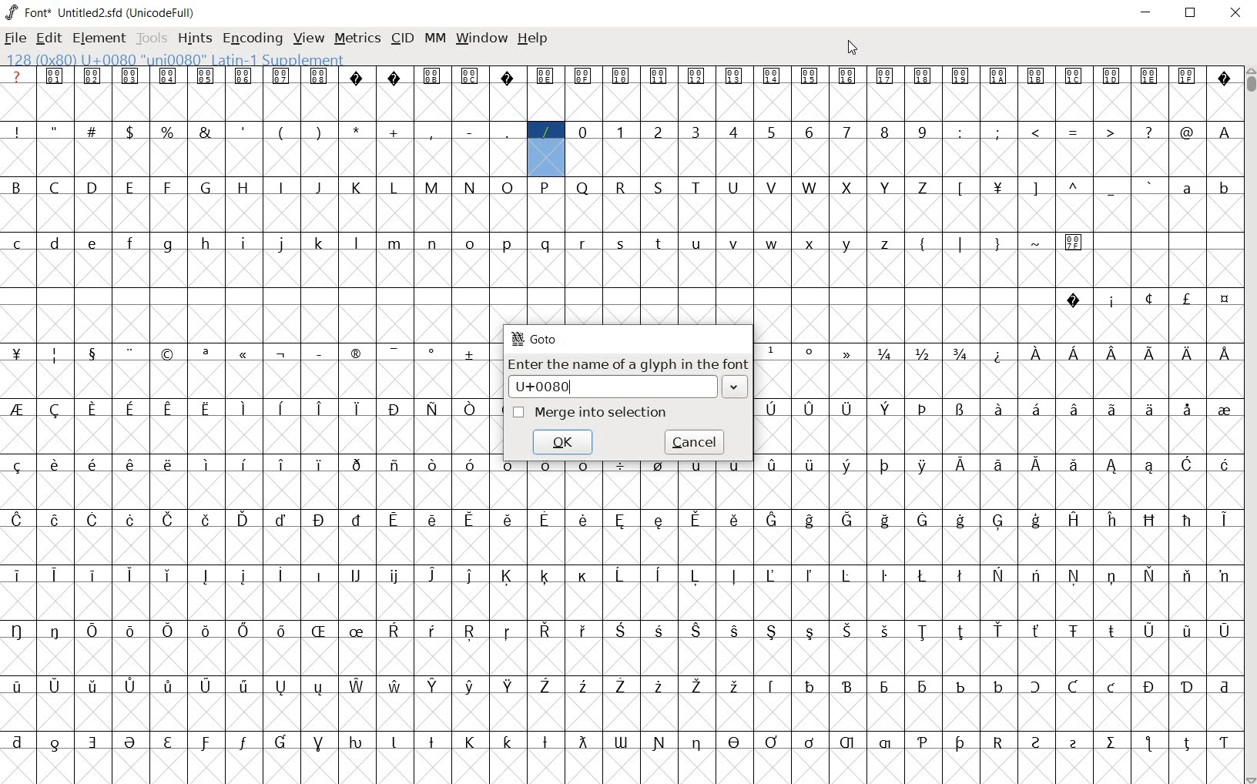  What do you see at coordinates (52, 36) in the screenshot?
I see `EDIT` at bounding box center [52, 36].